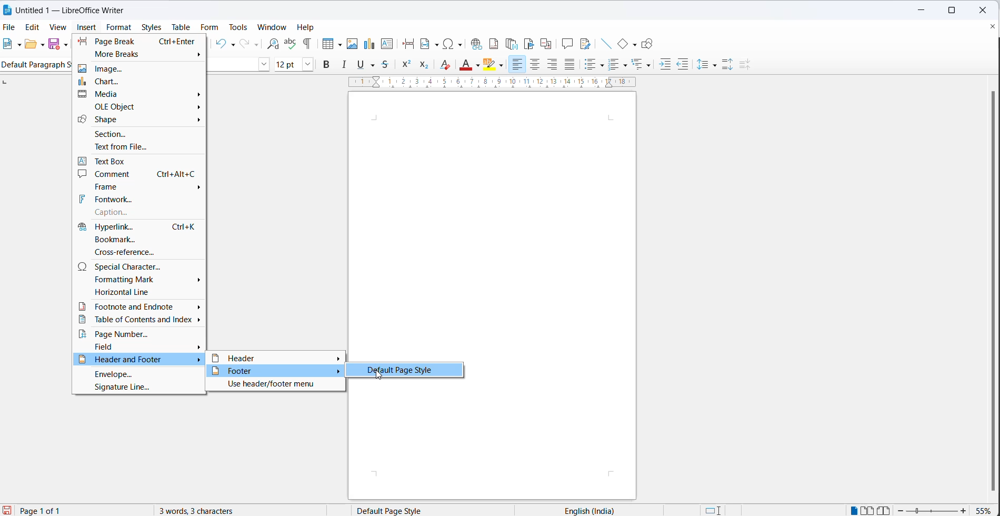 The height and width of the screenshot is (516, 1000). Describe the element at coordinates (684, 65) in the screenshot. I see `decrease indent` at that location.